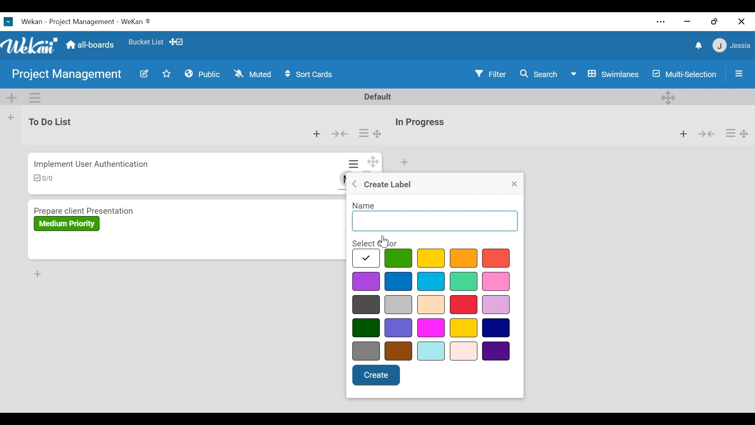 The width and height of the screenshot is (755, 425). What do you see at coordinates (379, 96) in the screenshot?
I see `Default` at bounding box center [379, 96].